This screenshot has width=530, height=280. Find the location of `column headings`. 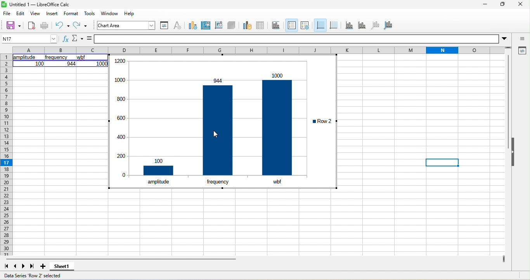

column headings is located at coordinates (263, 49).